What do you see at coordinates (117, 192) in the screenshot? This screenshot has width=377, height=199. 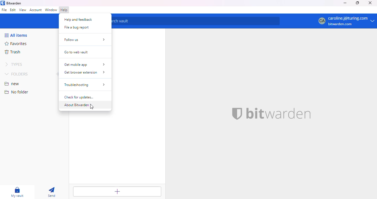 I see `add item` at bounding box center [117, 192].